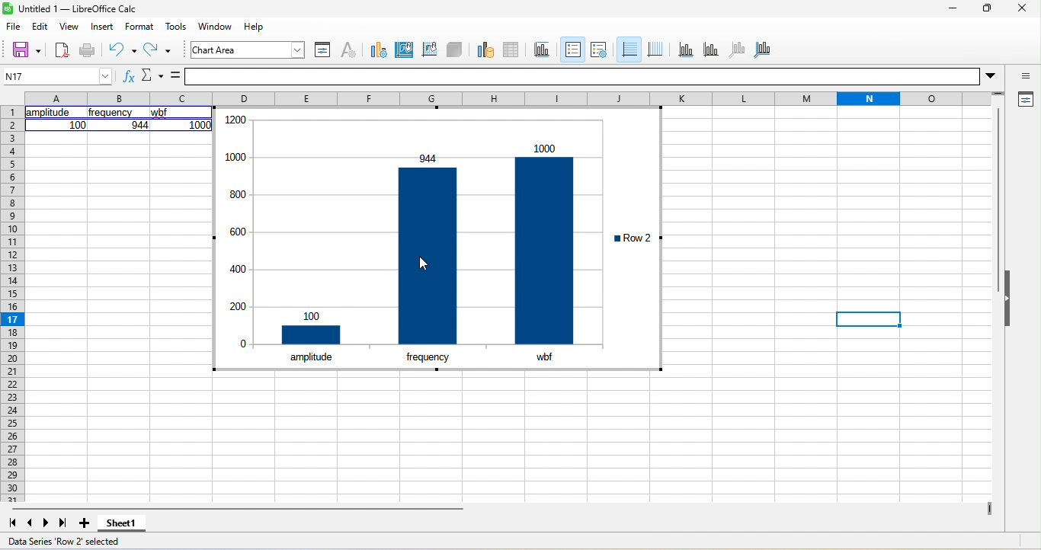  Describe the element at coordinates (485, 51) in the screenshot. I see `data range` at that location.